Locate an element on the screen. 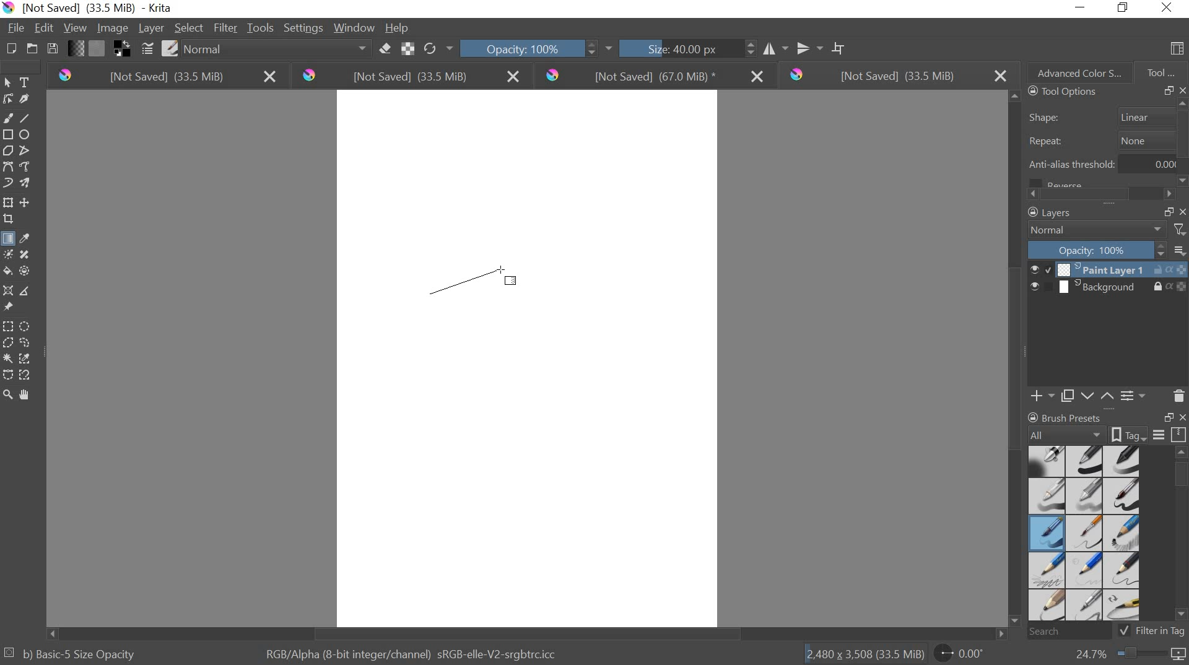 The image size is (1189, 665). [not saved] (33.5 mb) is located at coordinates (163, 77).